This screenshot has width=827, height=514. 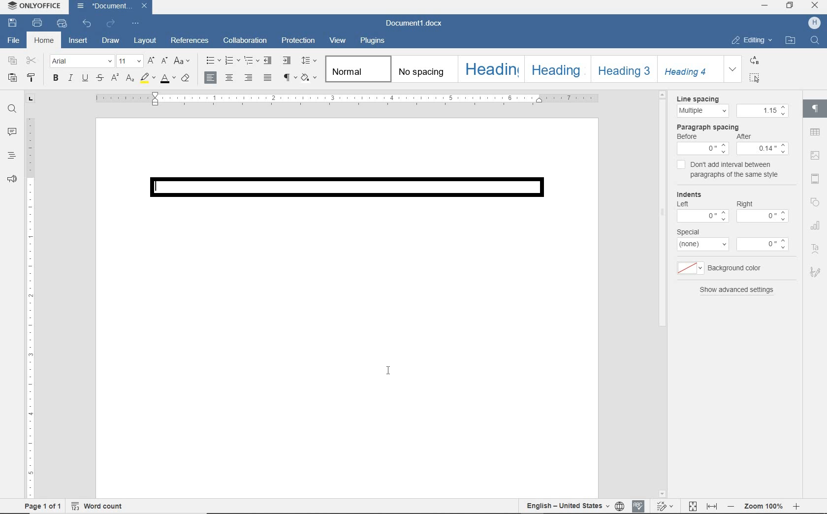 What do you see at coordinates (37, 24) in the screenshot?
I see `print file` at bounding box center [37, 24].